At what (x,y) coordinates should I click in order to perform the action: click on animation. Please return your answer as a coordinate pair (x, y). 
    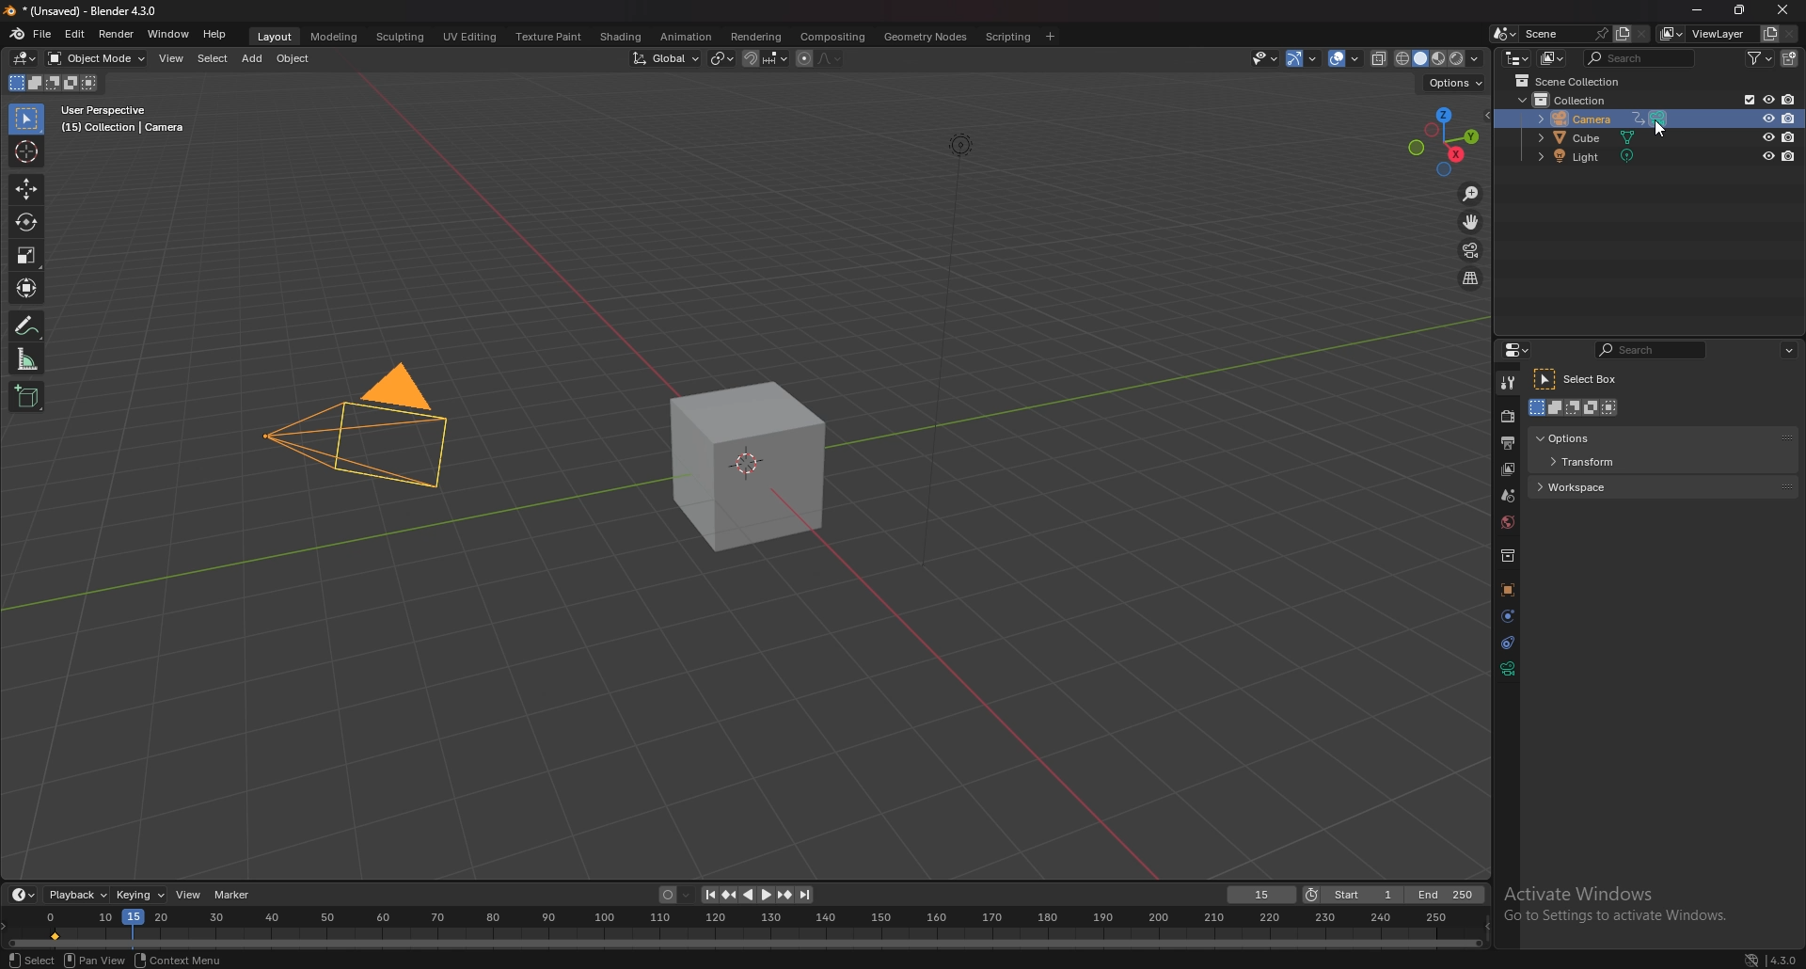
    Looking at the image, I should click on (684, 36).